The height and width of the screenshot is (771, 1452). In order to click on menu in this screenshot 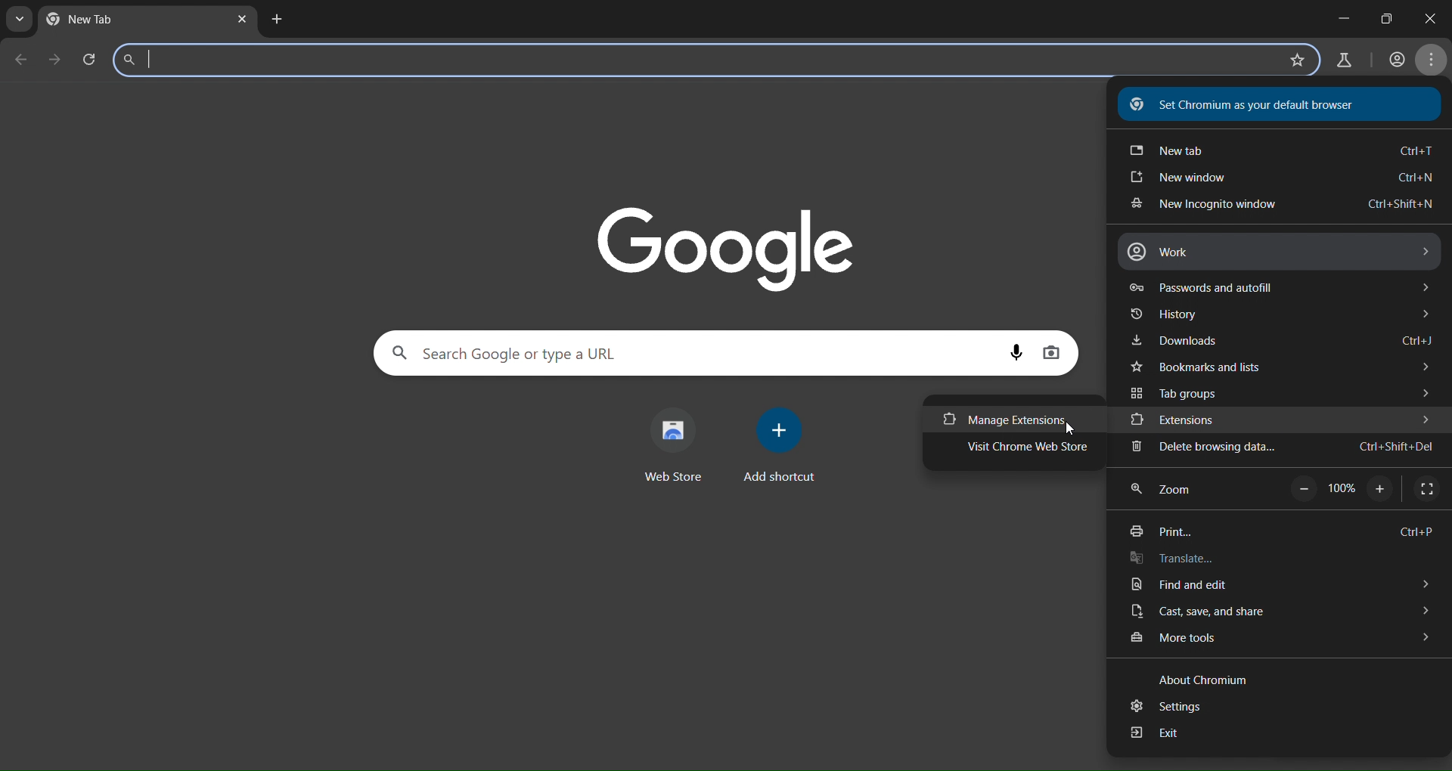, I will do `click(1430, 60)`.